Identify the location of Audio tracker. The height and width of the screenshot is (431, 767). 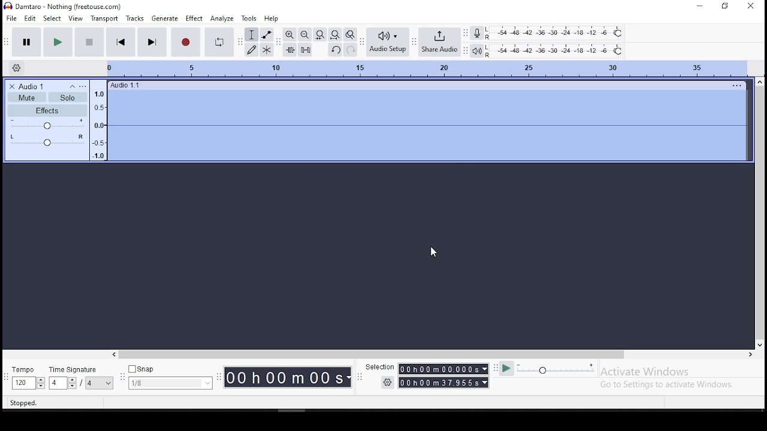
(99, 120).